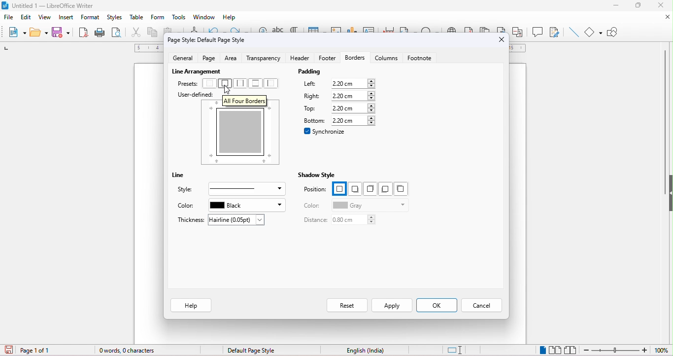 This screenshot has height=356, width=673. Describe the element at coordinates (663, 350) in the screenshot. I see `zoom factor` at that location.